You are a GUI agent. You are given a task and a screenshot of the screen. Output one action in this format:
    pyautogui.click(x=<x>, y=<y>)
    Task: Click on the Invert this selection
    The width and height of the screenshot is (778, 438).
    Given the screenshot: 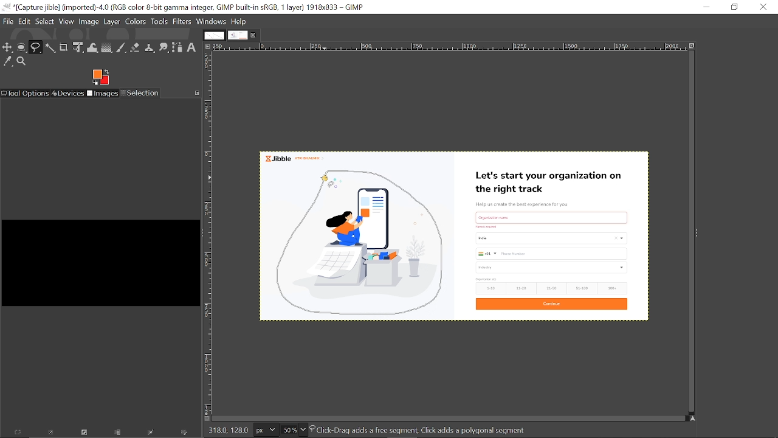 What is the action you would take?
    pyautogui.click(x=82, y=434)
    